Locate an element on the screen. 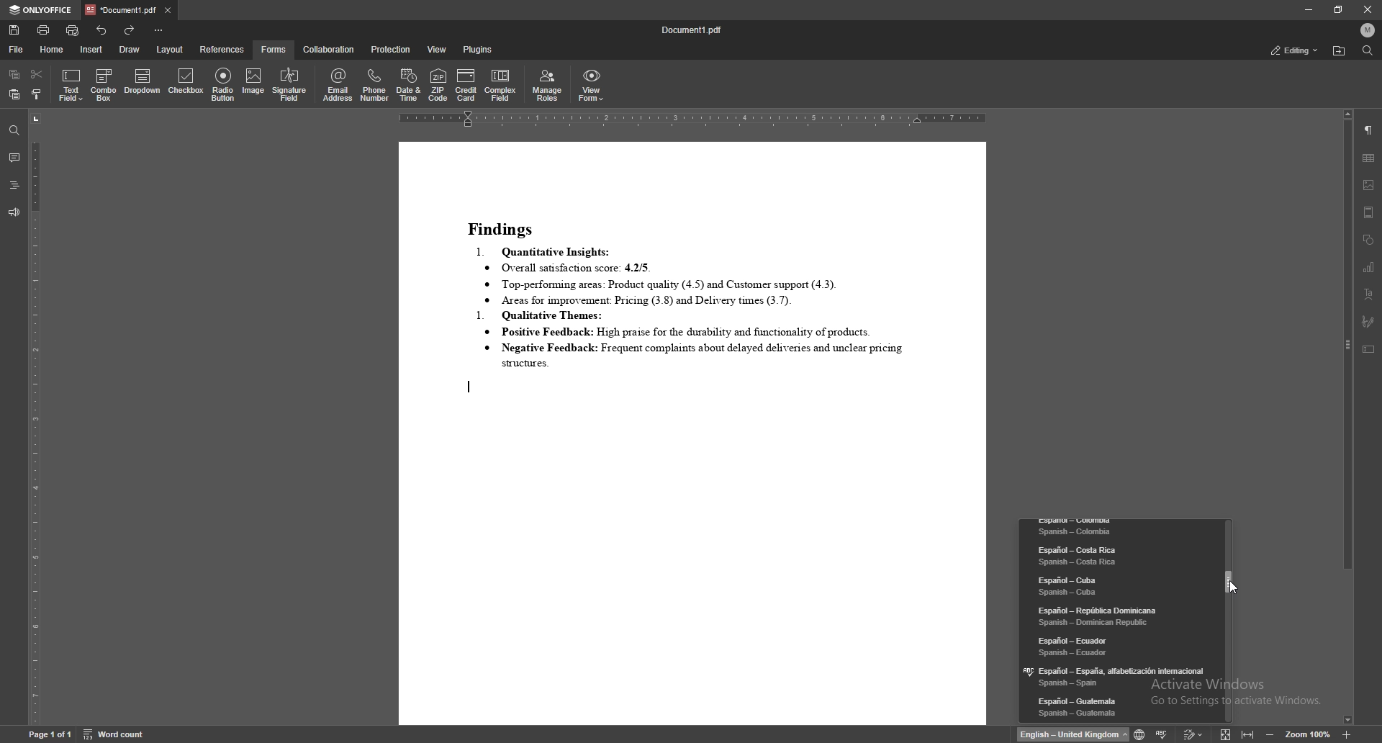 The image size is (1382, 743). profile is located at coordinates (1368, 29).